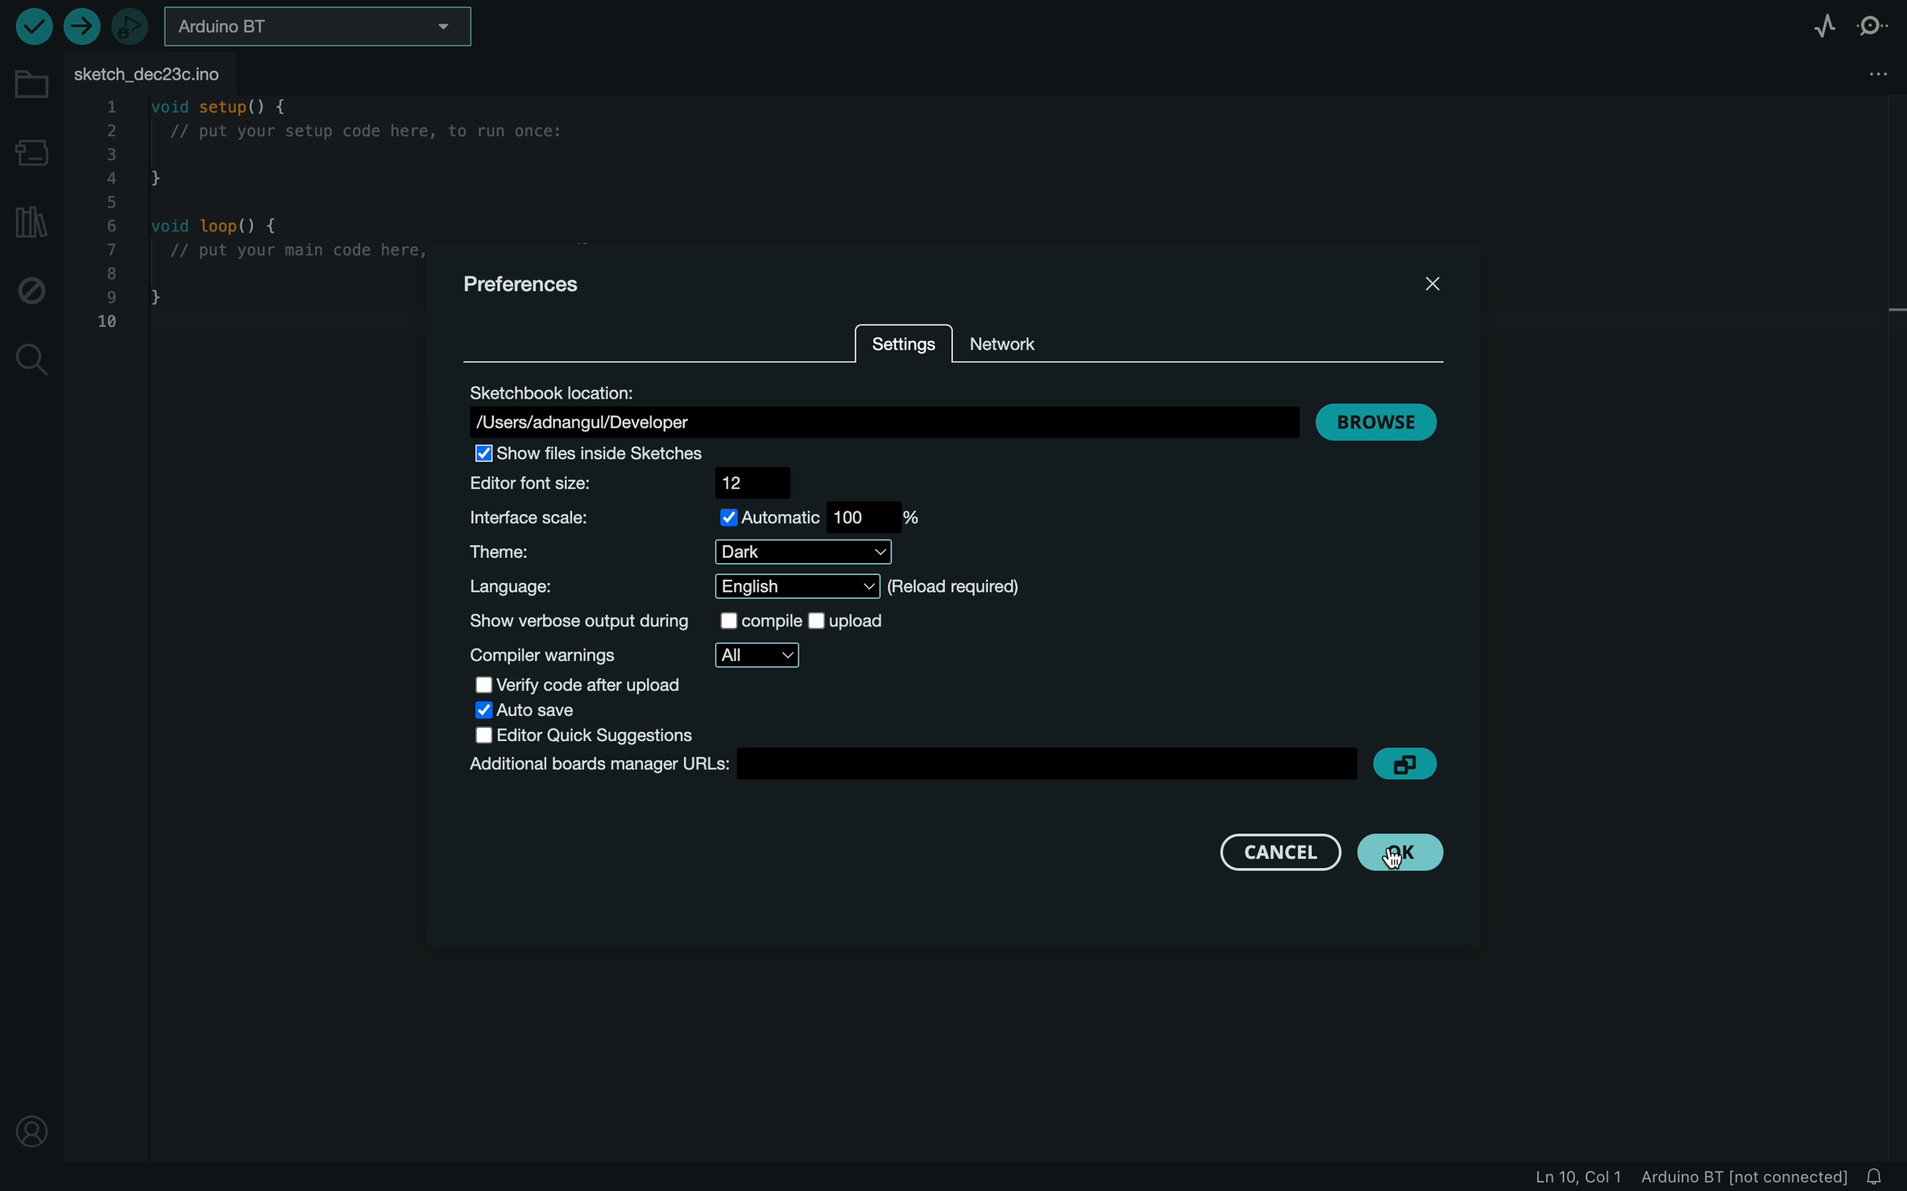  I want to click on copy, so click(1409, 765).